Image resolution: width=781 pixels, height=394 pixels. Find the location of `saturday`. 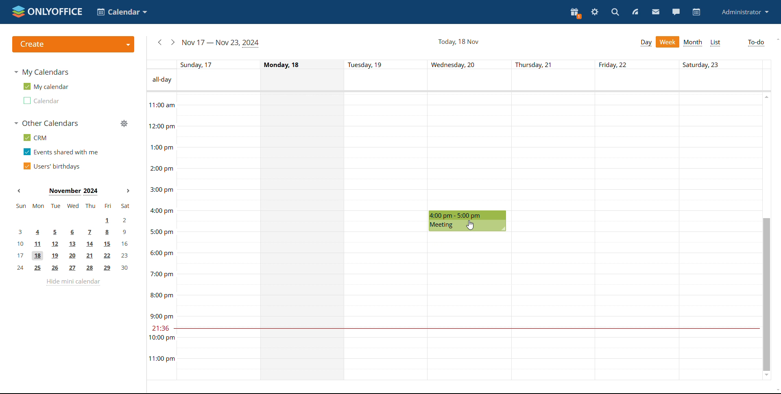

saturday is located at coordinates (719, 236).